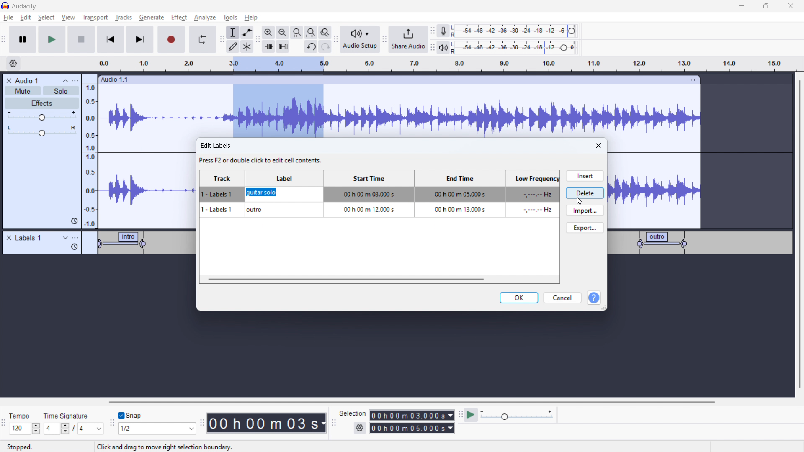 The height and width of the screenshot is (452, 804). I want to click on recording meter, so click(443, 31).